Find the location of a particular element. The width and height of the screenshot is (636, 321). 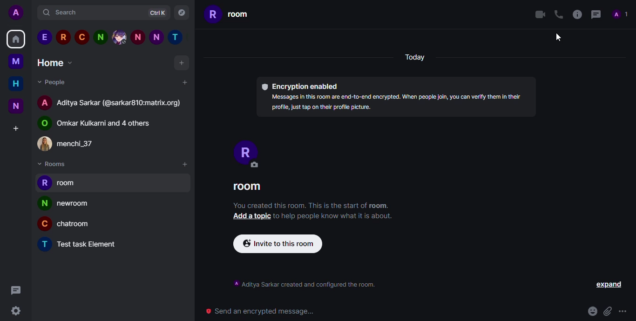

Invite to this room button is located at coordinates (280, 245).